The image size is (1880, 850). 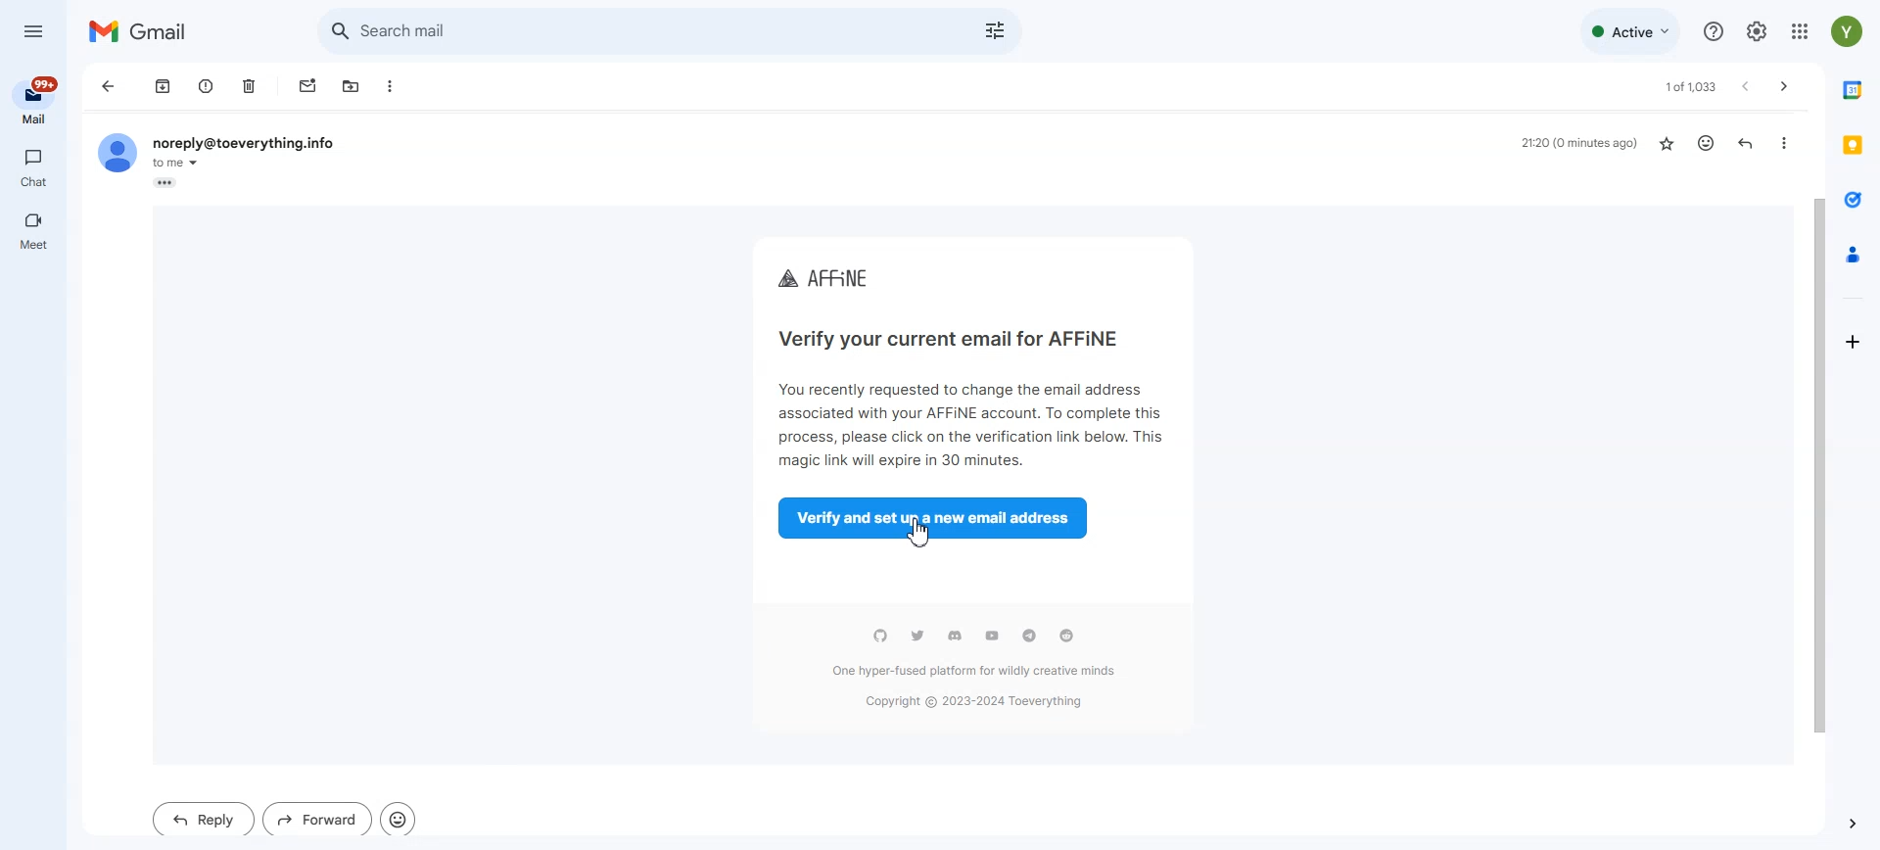 I want to click on Calendar, so click(x=1852, y=92).